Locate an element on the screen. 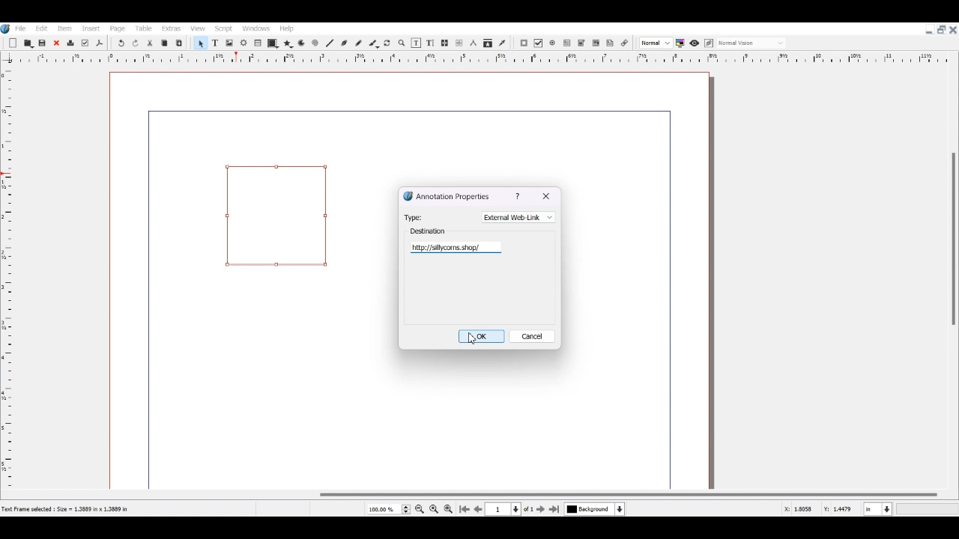  Go to Previous page is located at coordinates (478, 509).